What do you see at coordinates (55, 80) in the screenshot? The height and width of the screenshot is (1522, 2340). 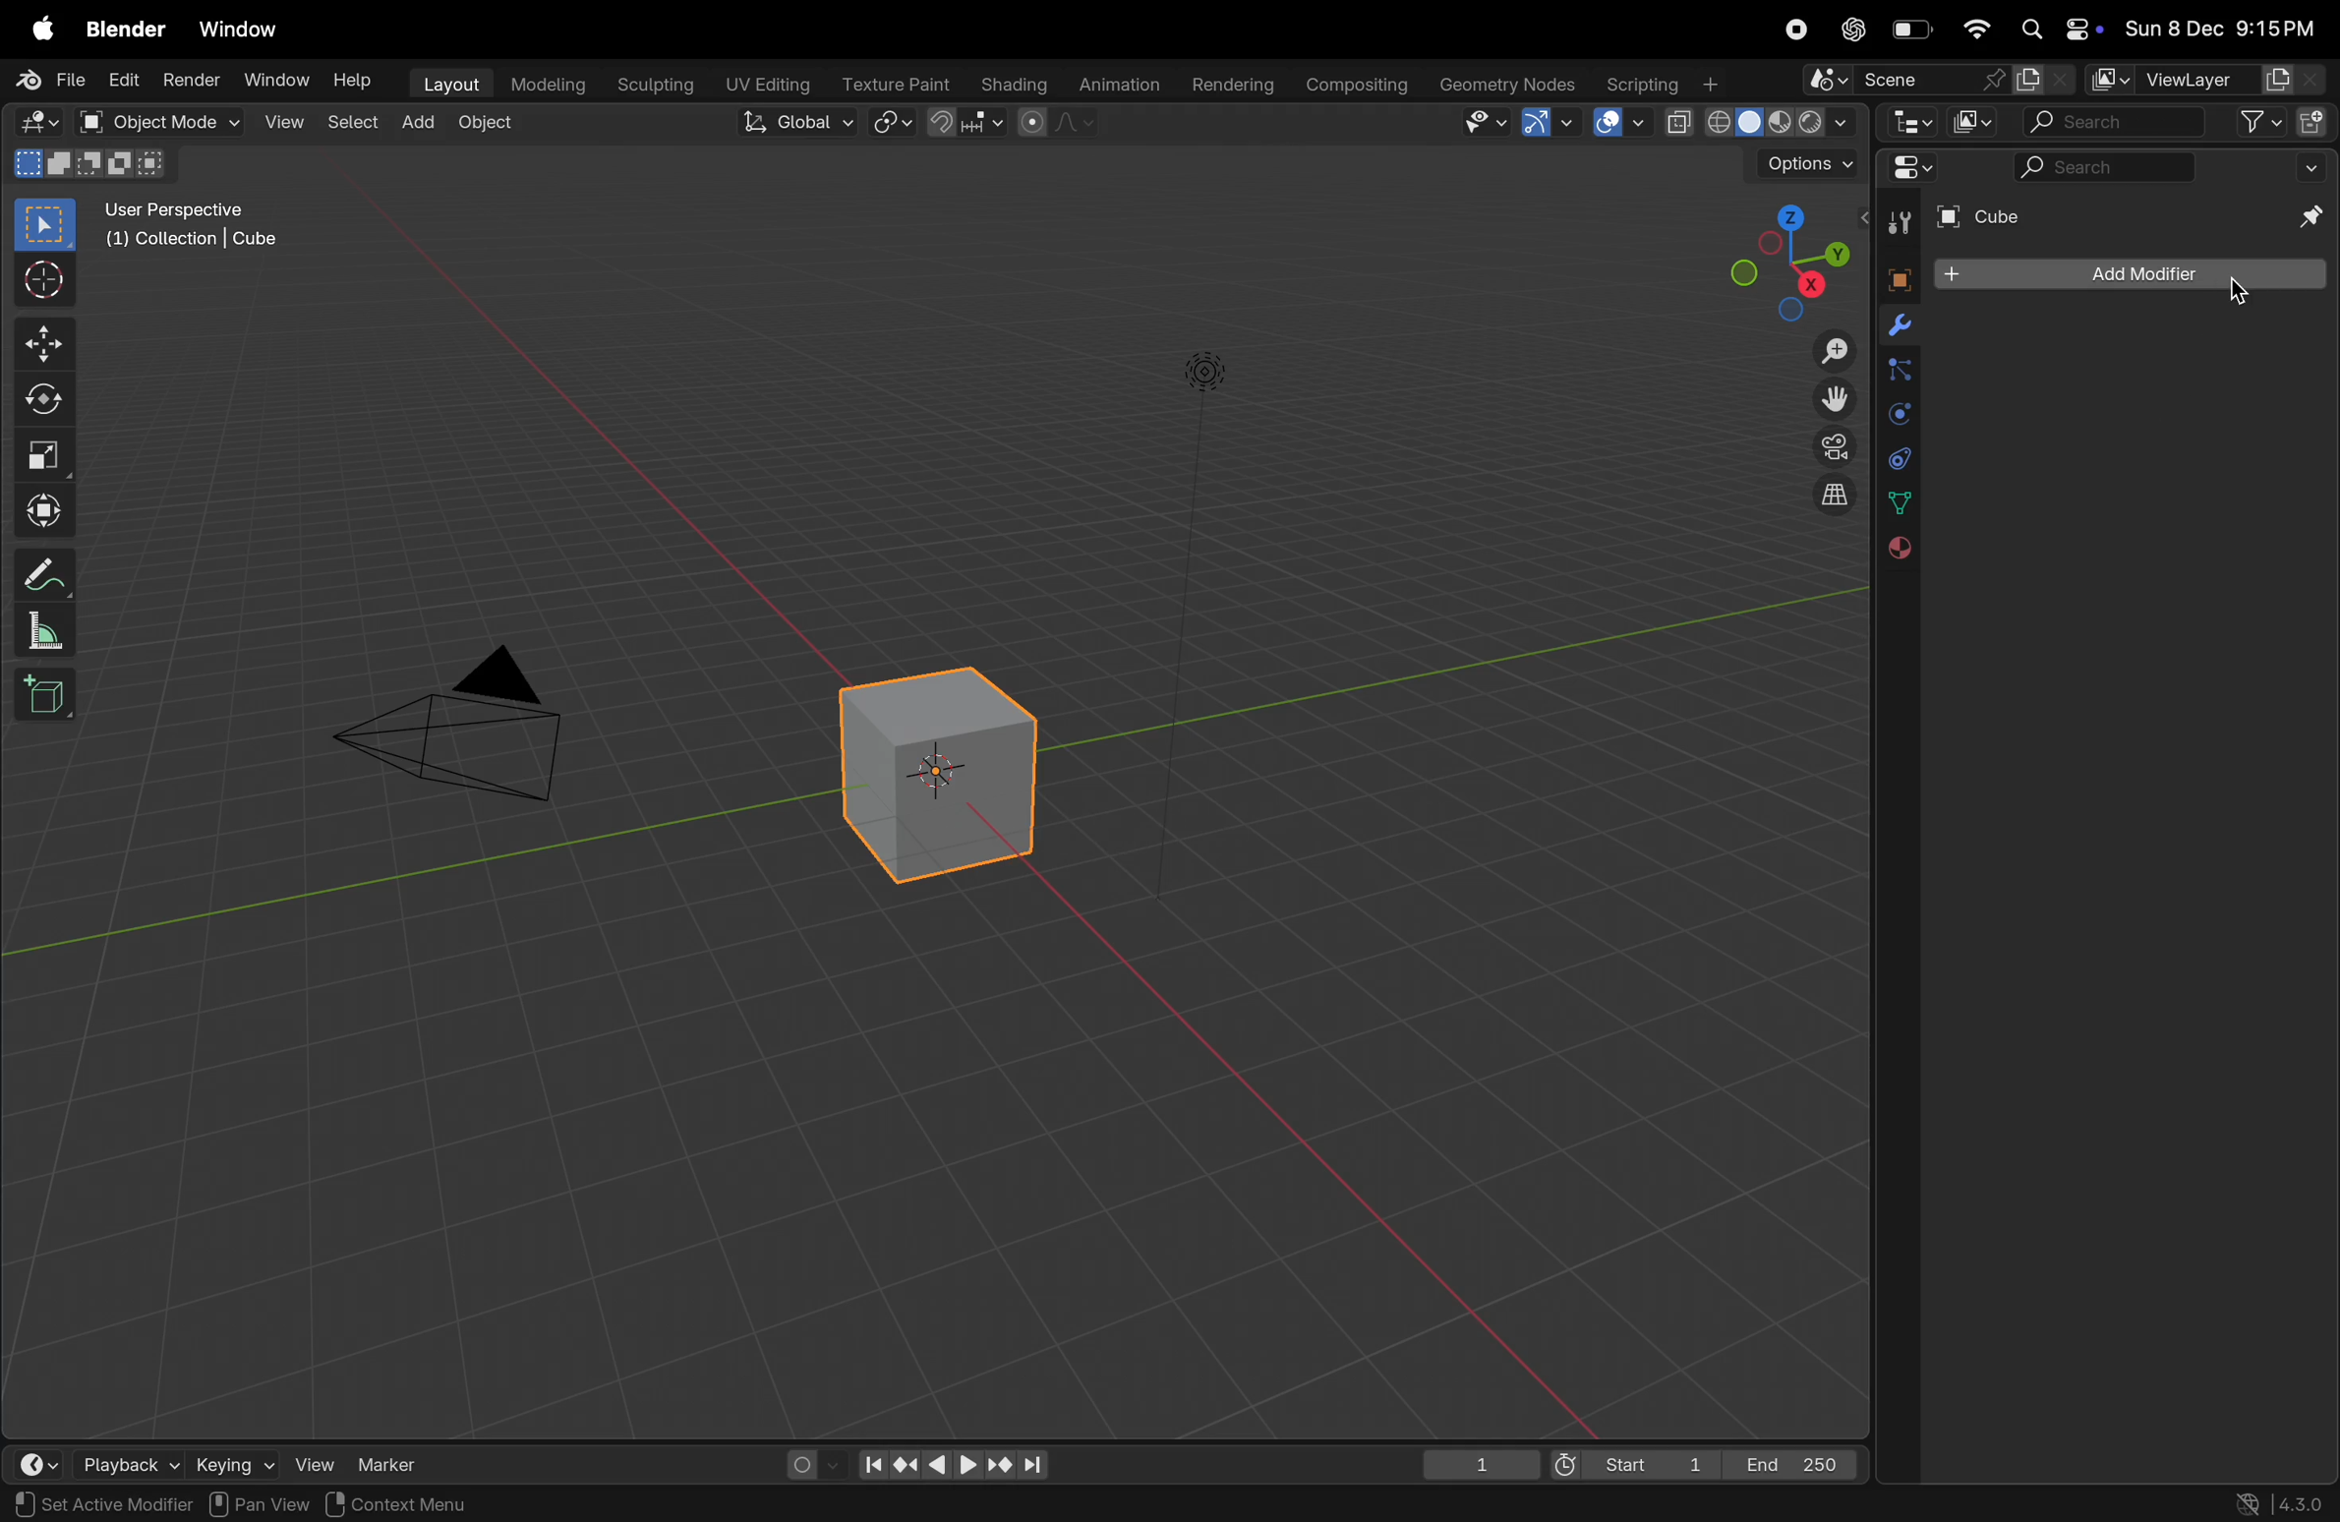 I see `file` at bounding box center [55, 80].